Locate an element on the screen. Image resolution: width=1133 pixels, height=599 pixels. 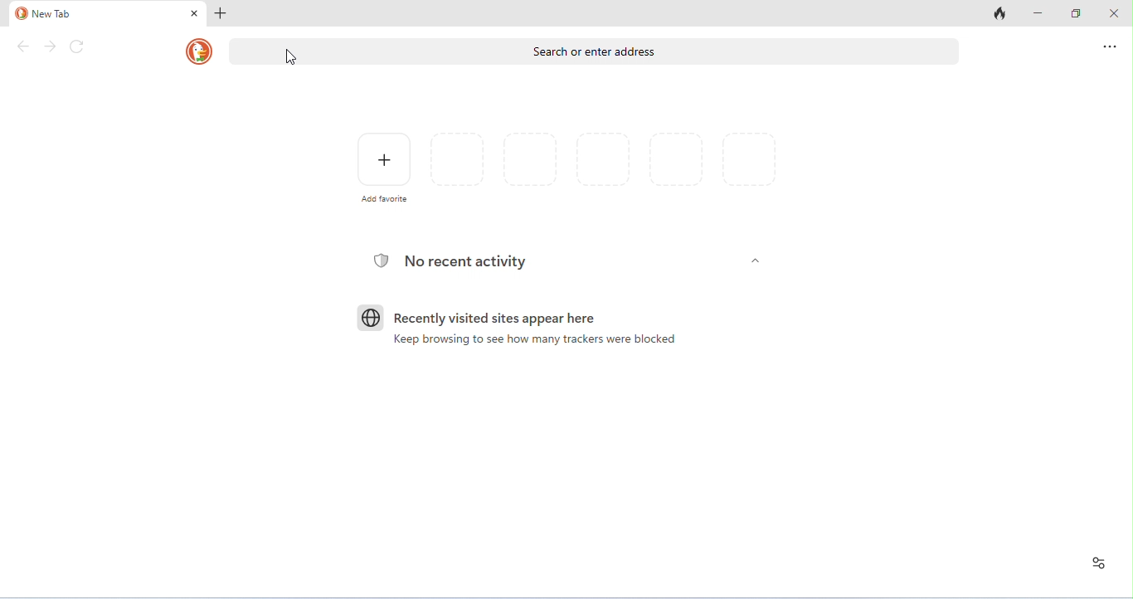
Cursor is located at coordinates (291, 57).